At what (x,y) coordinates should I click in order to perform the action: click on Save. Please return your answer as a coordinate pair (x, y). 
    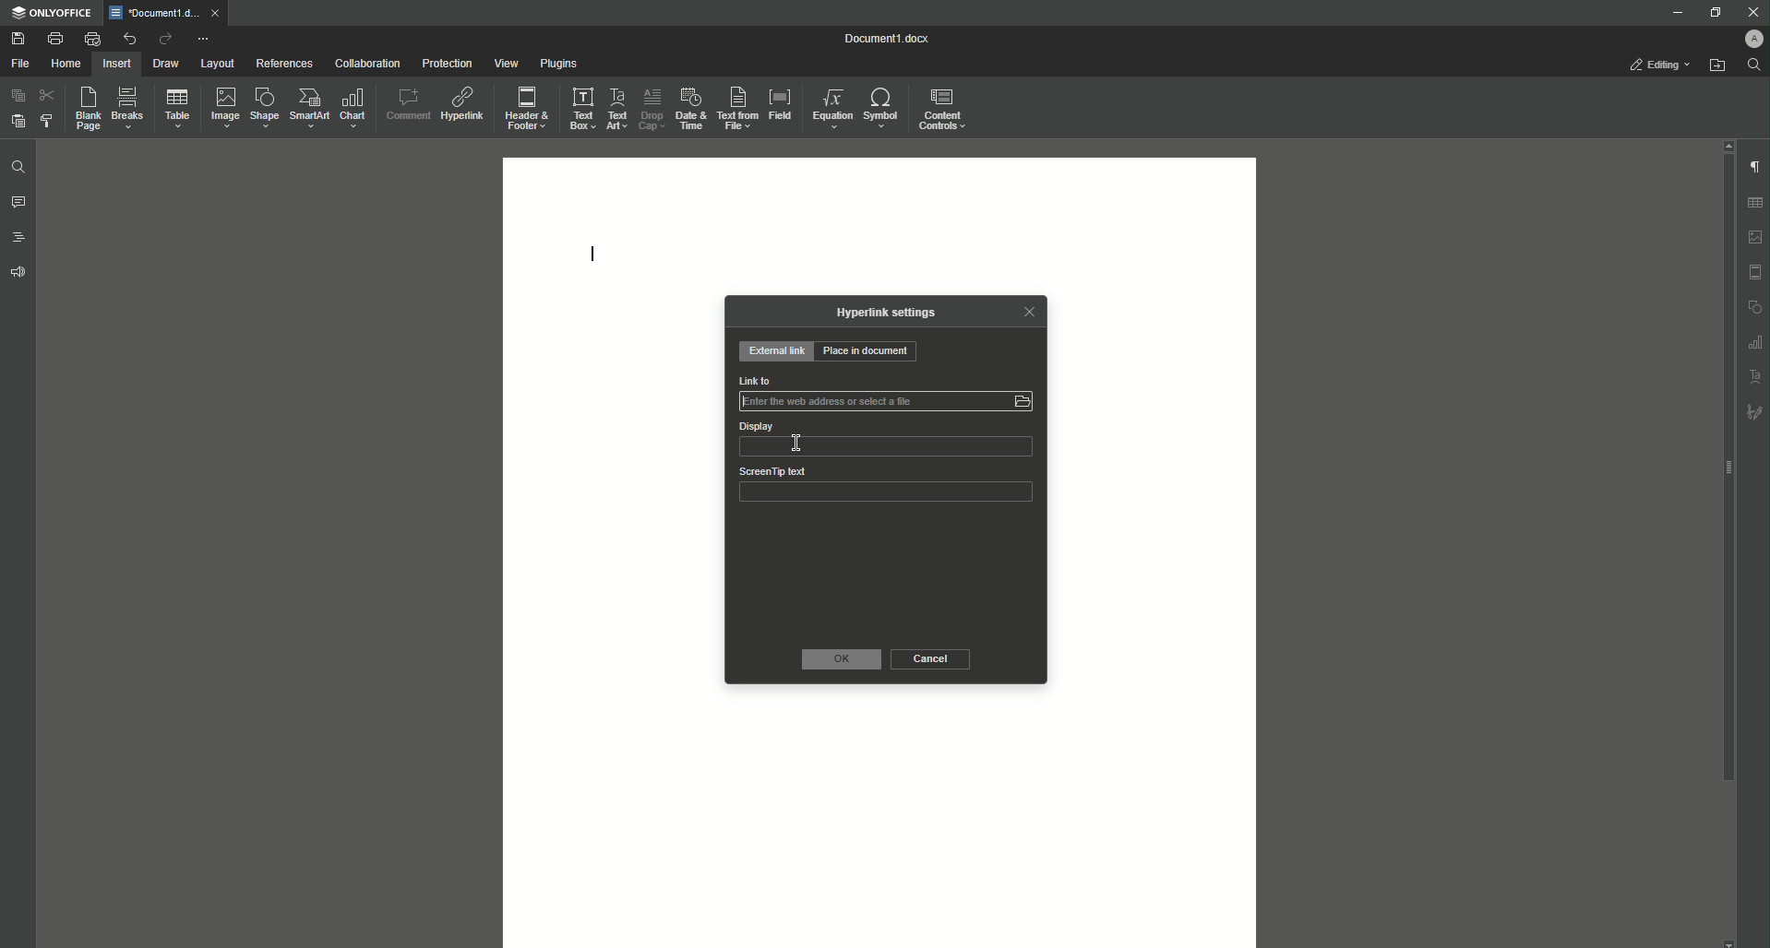
    Looking at the image, I should click on (17, 38).